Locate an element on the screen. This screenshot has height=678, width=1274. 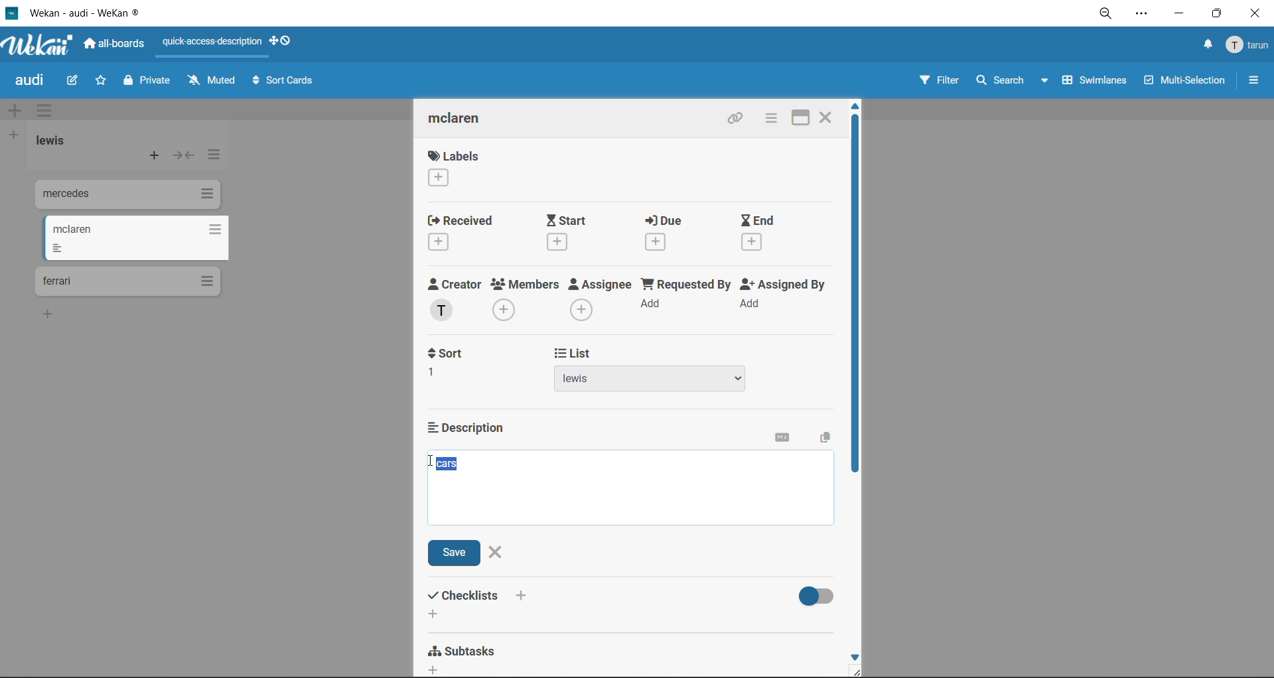
star is located at coordinates (98, 82).